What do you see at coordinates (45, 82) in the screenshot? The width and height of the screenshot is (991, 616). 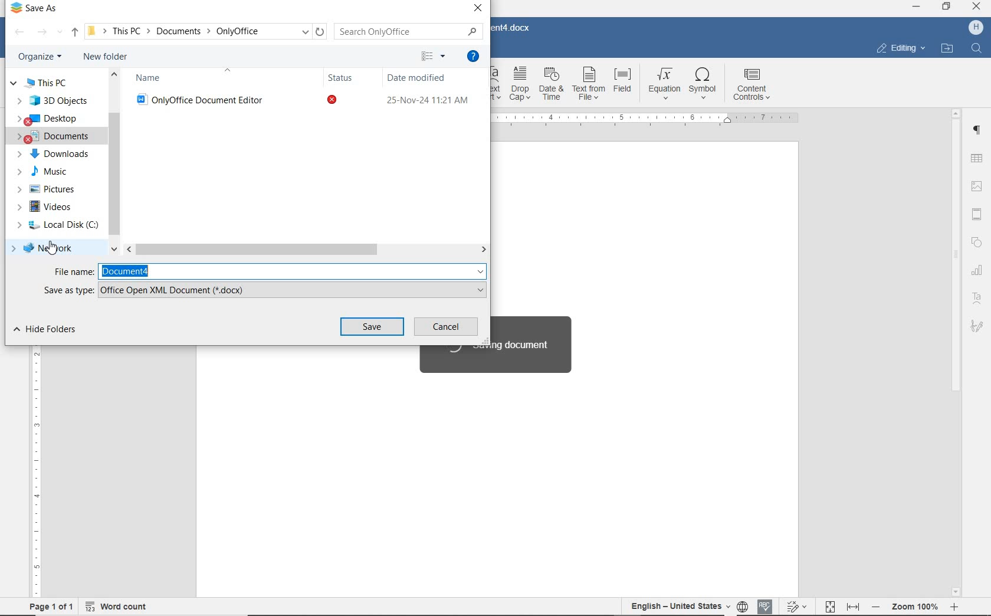 I see `this pc` at bounding box center [45, 82].